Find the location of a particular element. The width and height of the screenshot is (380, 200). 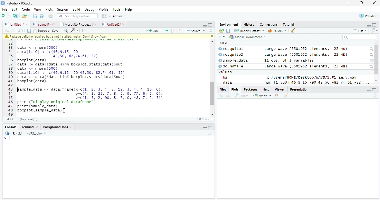

Presentation is located at coordinates (299, 89).